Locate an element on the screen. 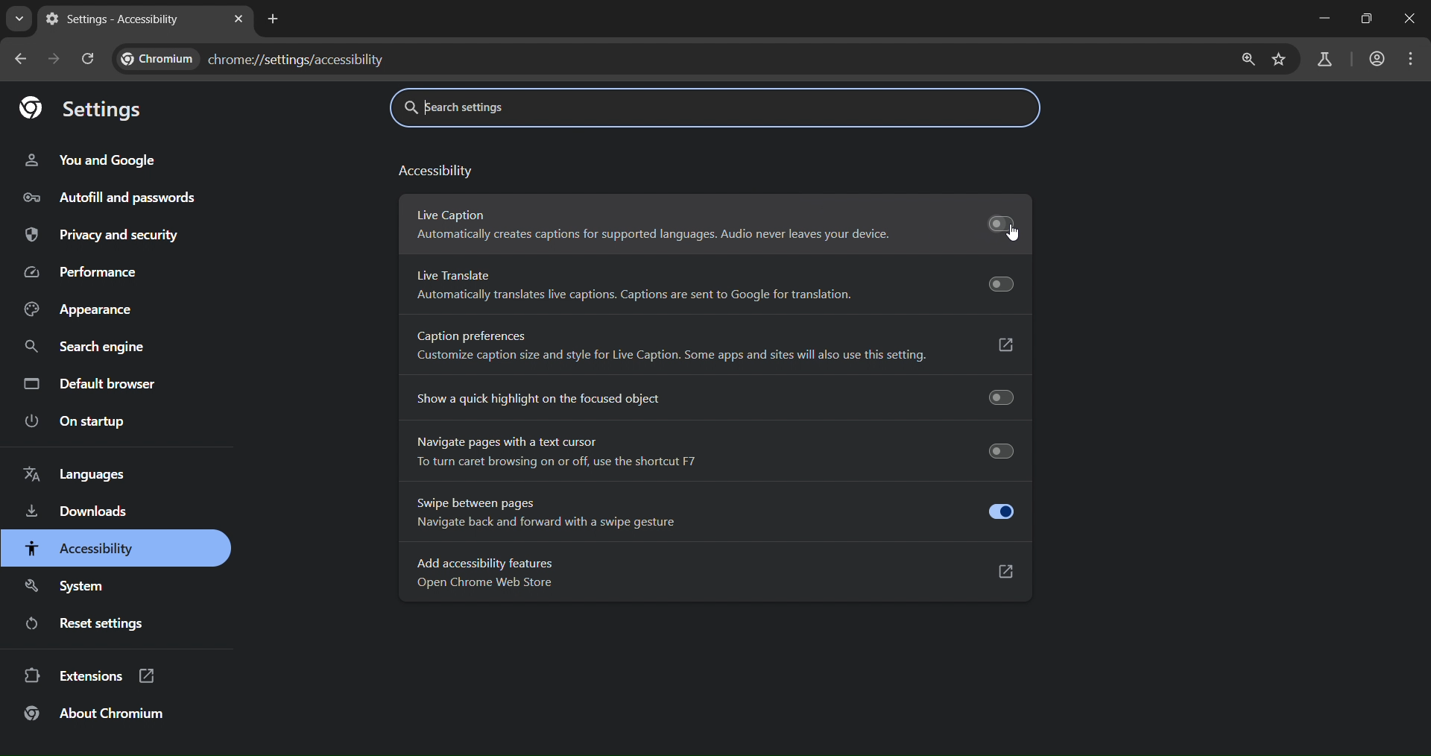  search settings is located at coordinates (714, 107).